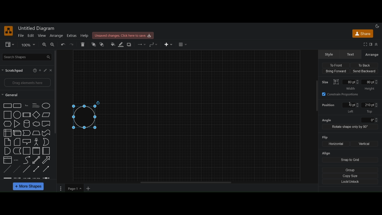 The image size is (382, 215). I want to click on Cylinder, so click(27, 124).